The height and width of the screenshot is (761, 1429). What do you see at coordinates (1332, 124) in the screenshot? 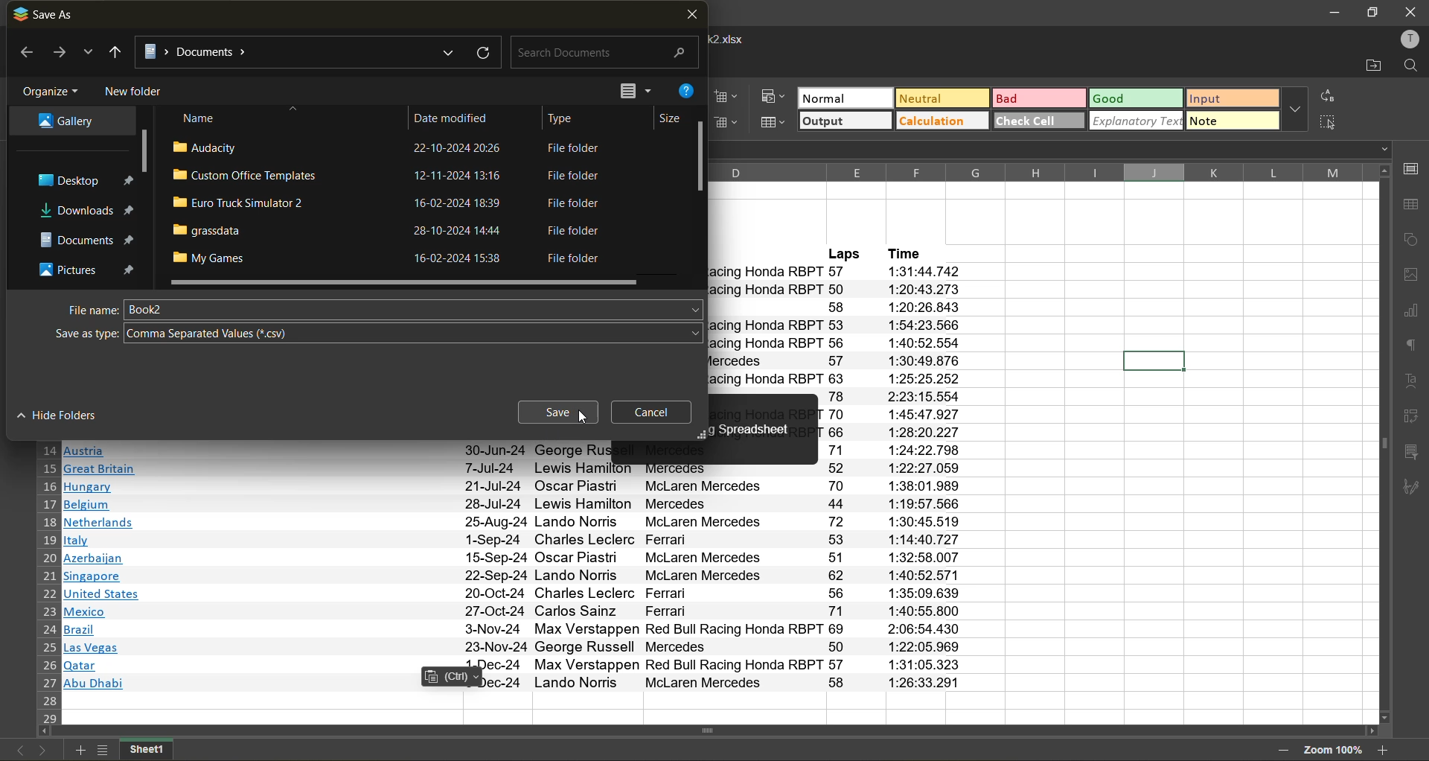
I see `select all` at bounding box center [1332, 124].